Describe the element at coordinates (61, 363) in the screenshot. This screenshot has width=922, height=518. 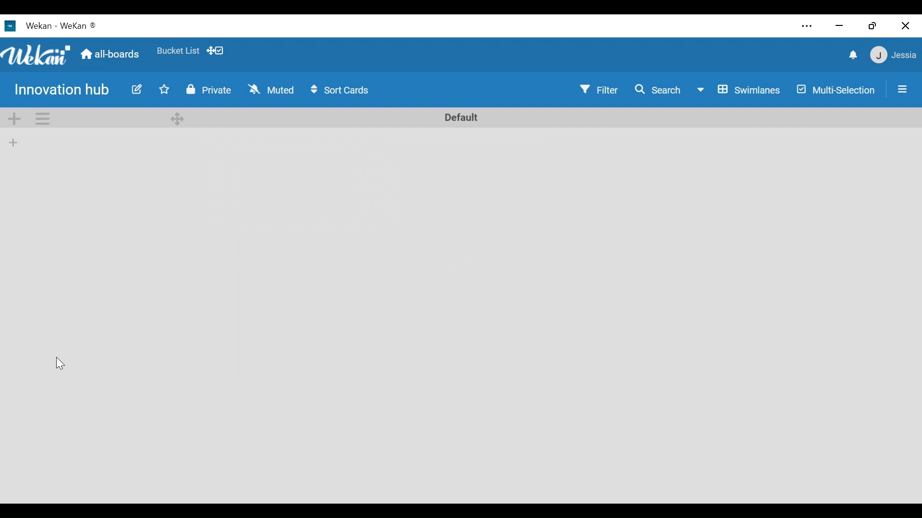
I see `cursor` at that location.